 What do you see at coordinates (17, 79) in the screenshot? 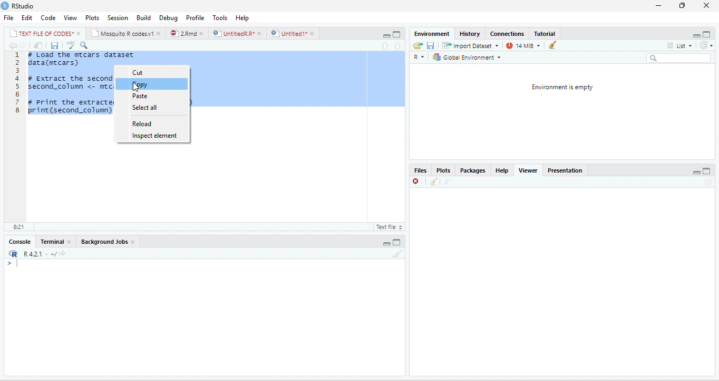
I see `4` at bounding box center [17, 79].